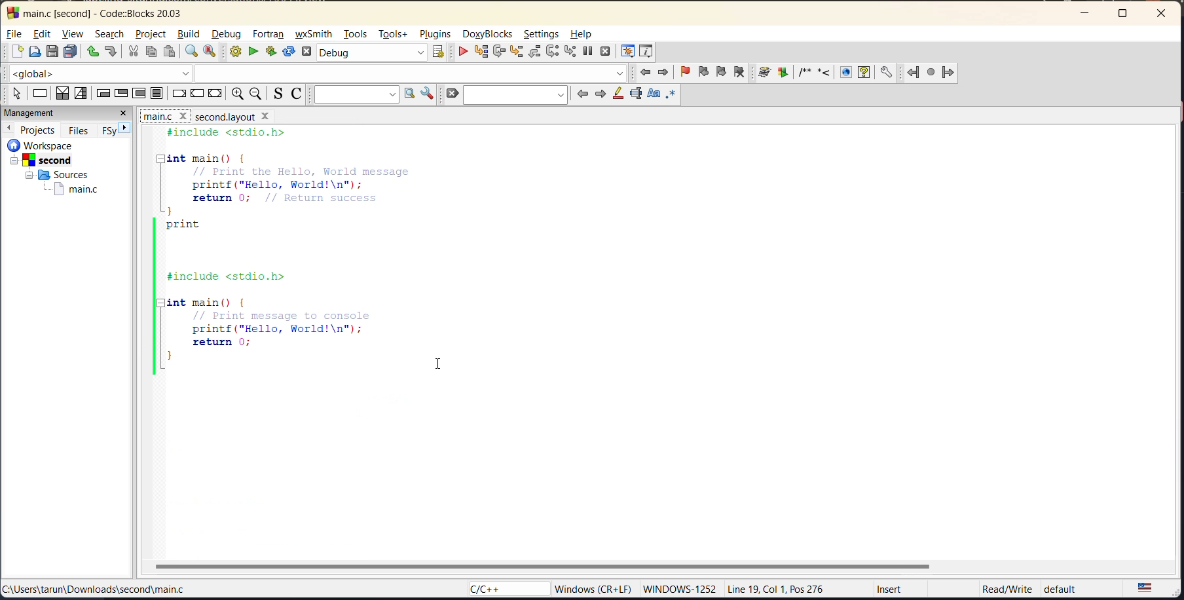  Describe the element at coordinates (309, 52) in the screenshot. I see `abort` at that location.